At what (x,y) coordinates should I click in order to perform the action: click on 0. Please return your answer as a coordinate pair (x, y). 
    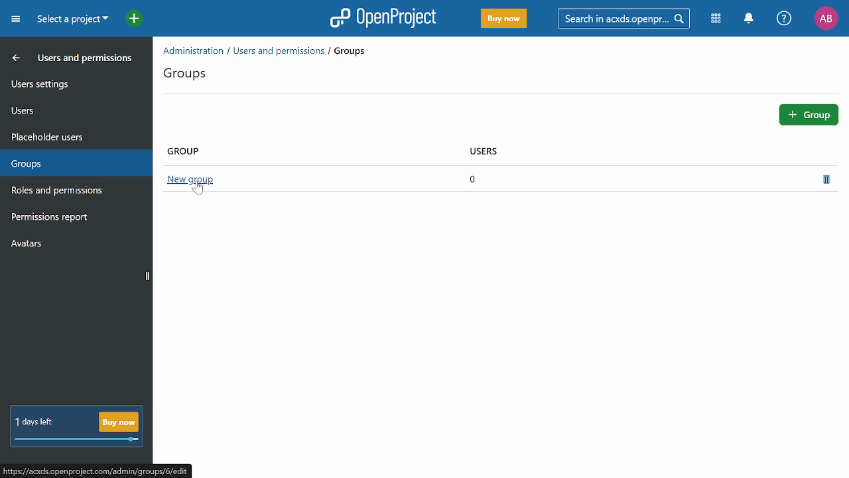
    Looking at the image, I should click on (474, 179).